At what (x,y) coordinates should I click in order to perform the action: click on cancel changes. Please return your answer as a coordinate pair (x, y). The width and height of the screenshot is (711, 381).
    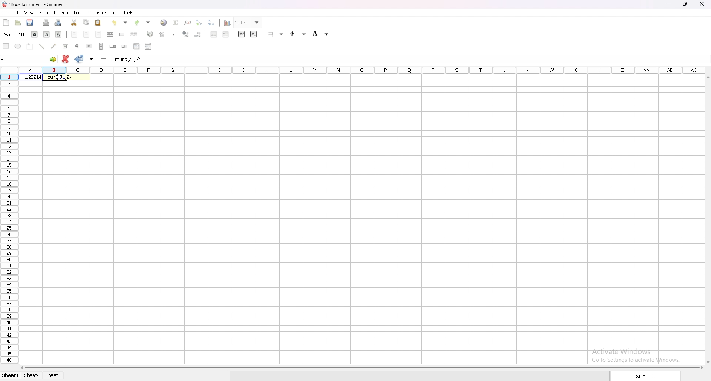
    Looking at the image, I should click on (66, 57).